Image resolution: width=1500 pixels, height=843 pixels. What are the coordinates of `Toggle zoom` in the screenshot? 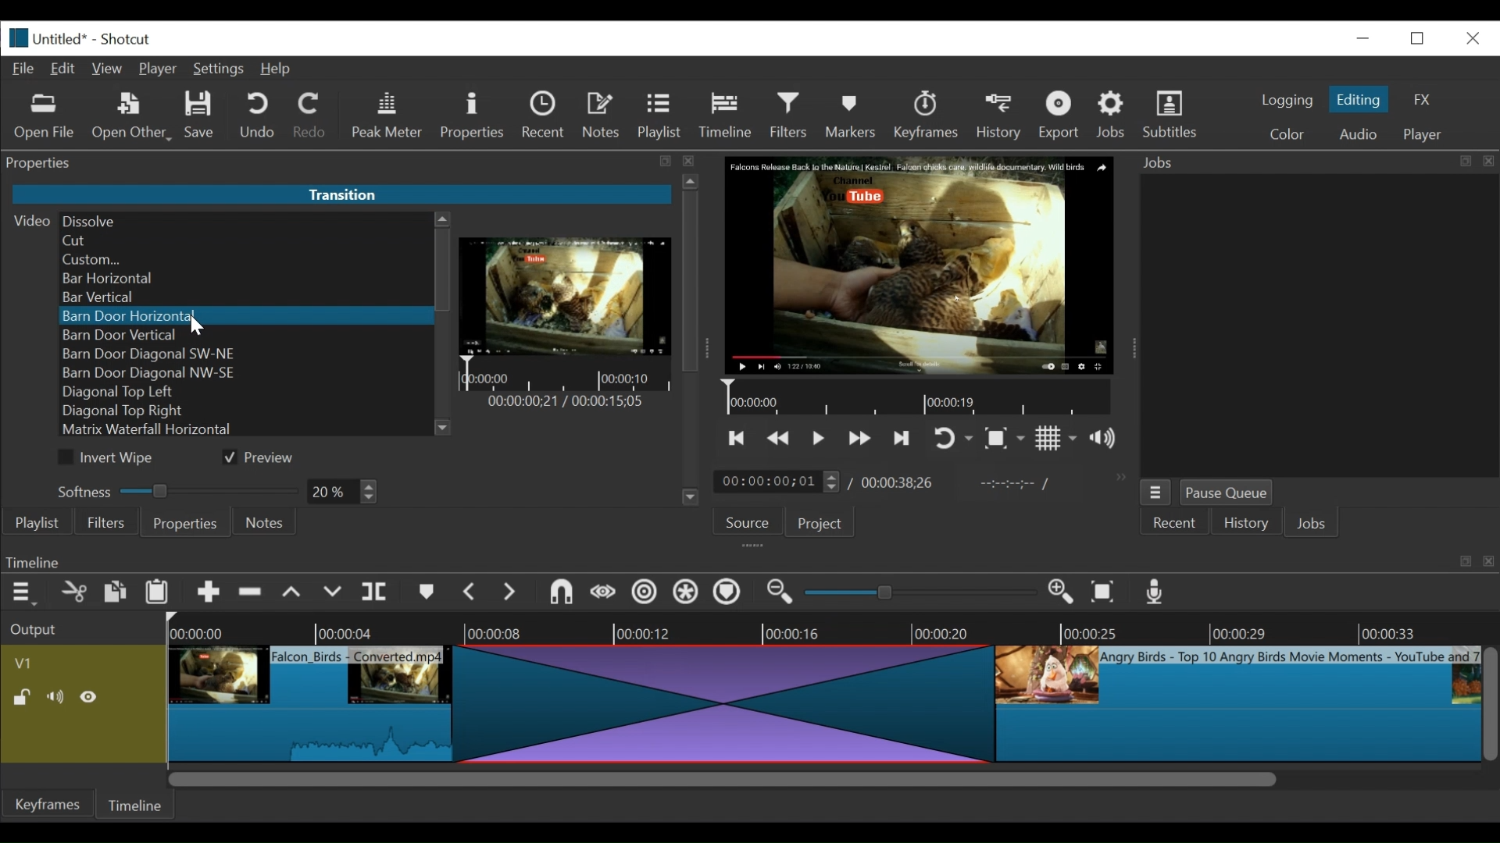 It's located at (1004, 439).